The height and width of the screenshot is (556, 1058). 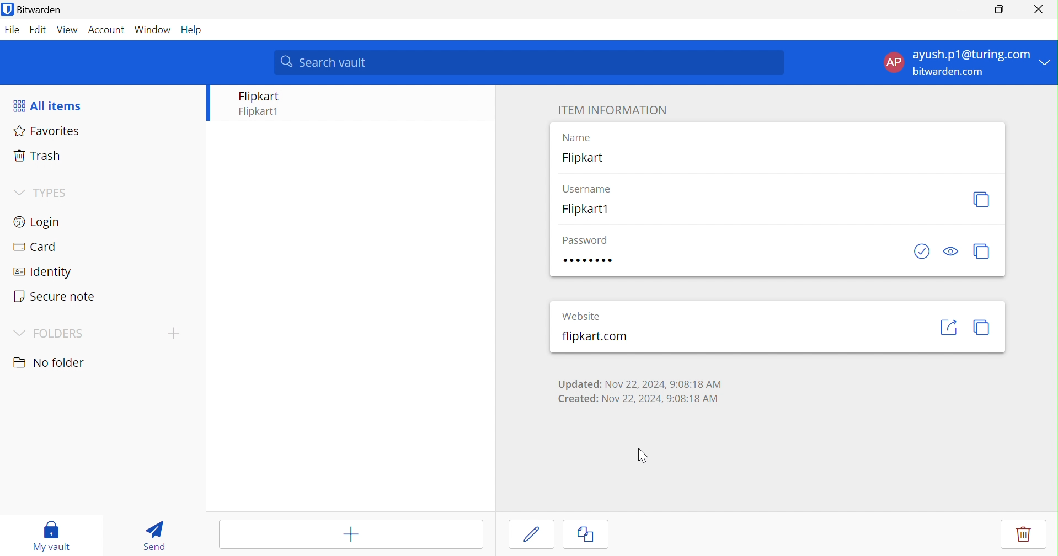 What do you see at coordinates (951, 250) in the screenshot?
I see `Toggle Visibility` at bounding box center [951, 250].